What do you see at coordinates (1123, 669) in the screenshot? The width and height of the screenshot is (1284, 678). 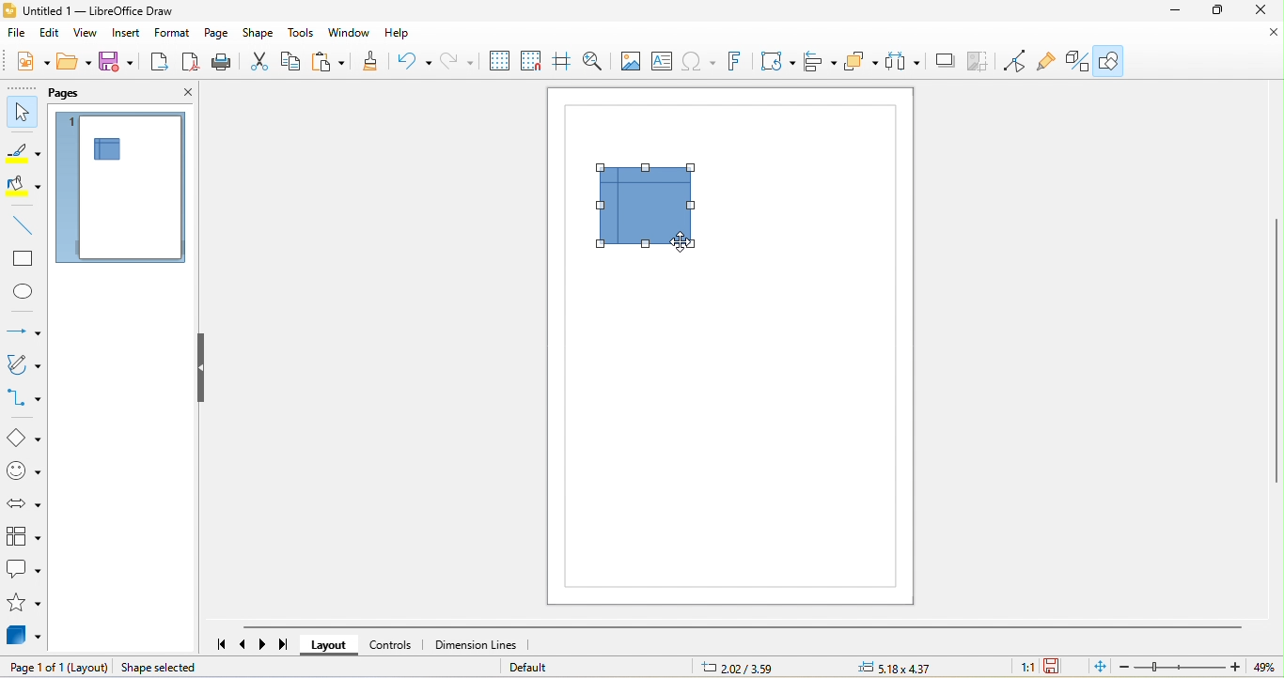 I see `zoom out` at bounding box center [1123, 669].